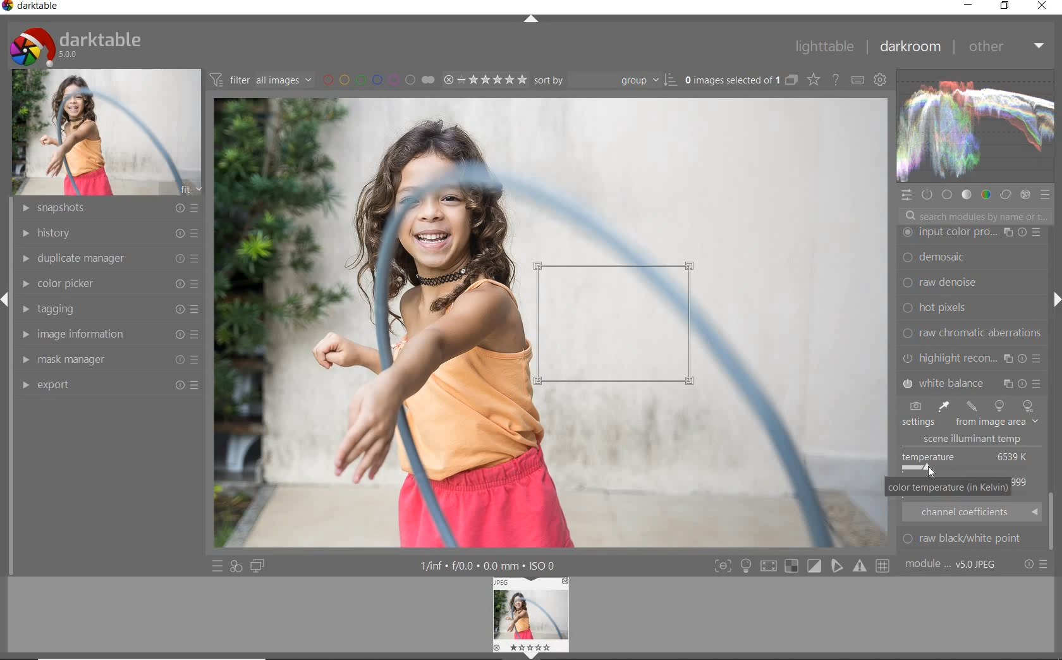 The width and height of the screenshot is (1062, 660). Describe the element at coordinates (108, 334) in the screenshot. I see `image information` at that location.